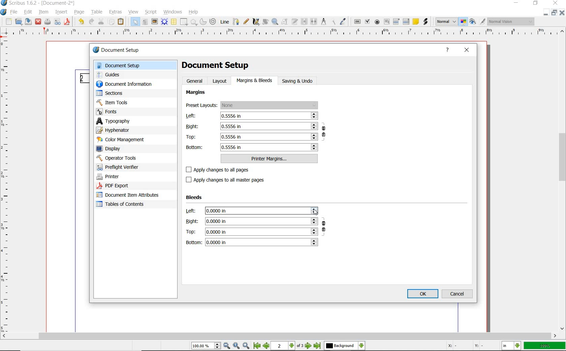 The image size is (566, 351). What do you see at coordinates (119, 168) in the screenshot?
I see `preflight verifier` at bounding box center [119, 168].